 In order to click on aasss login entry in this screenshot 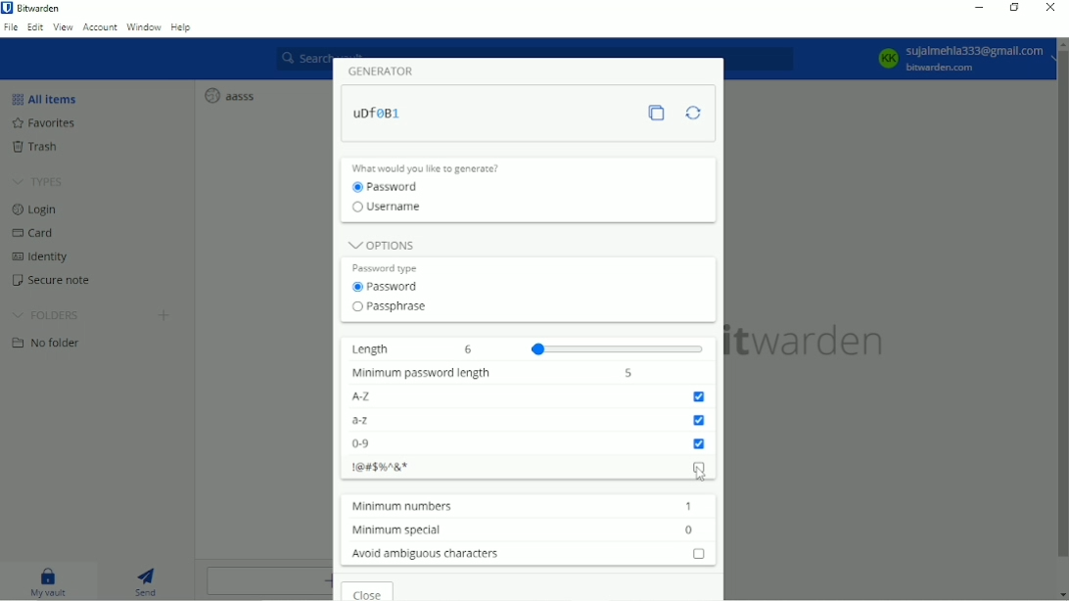, I will do `click(233, 95)`.